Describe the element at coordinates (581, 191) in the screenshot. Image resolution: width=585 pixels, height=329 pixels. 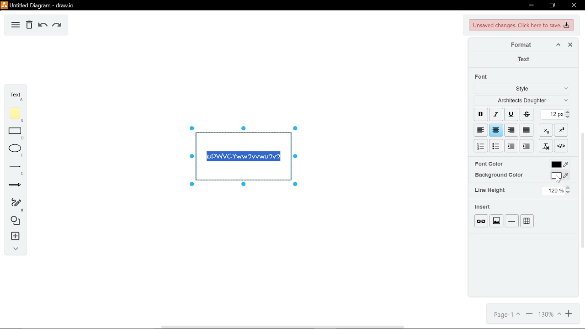
I see `vertical scrollbar` at that location.